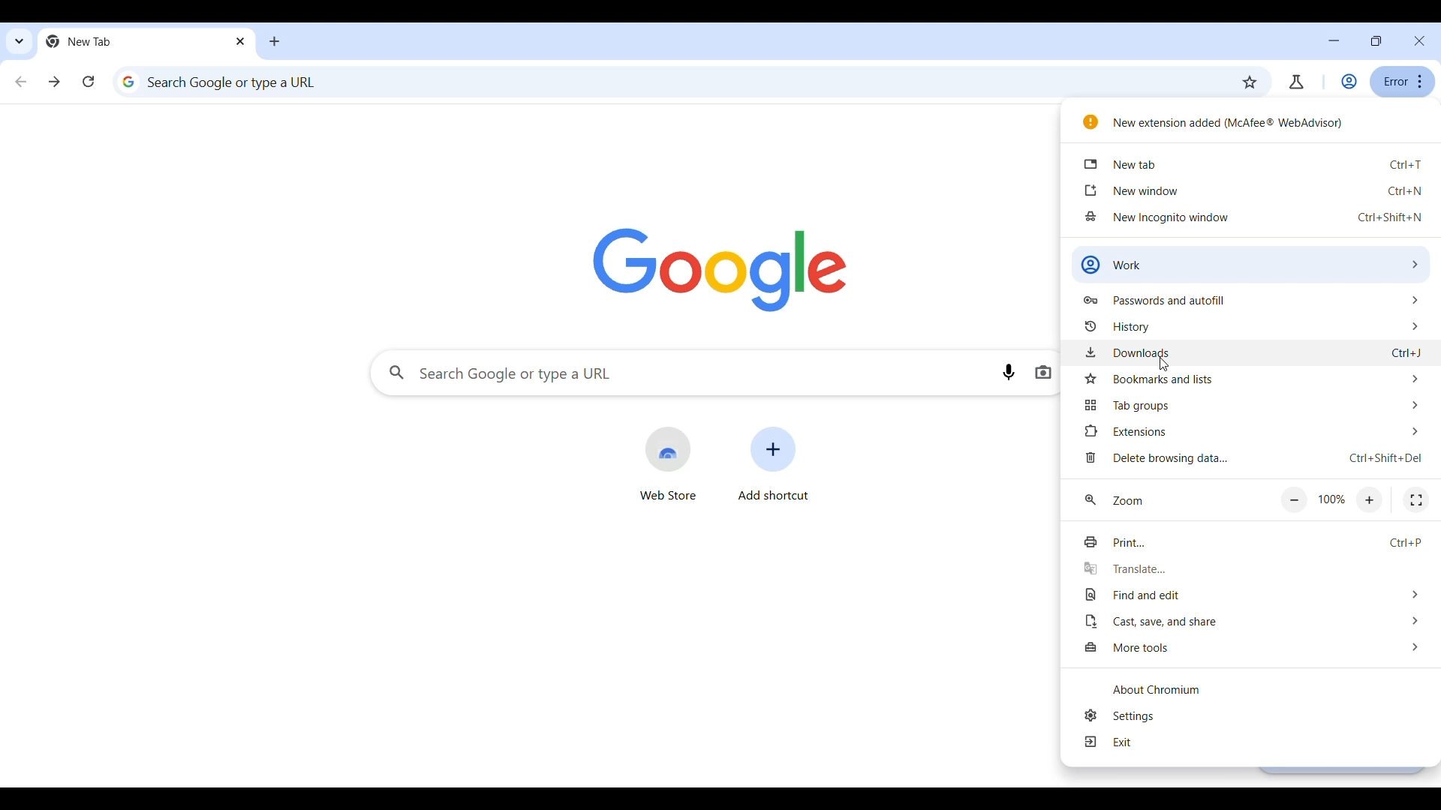 The width and height of the screenshot is (1441, 810). What do you see at coordinates (1403, 81) in the screenshot?
I see `error` at bounding box center [1403, 81].